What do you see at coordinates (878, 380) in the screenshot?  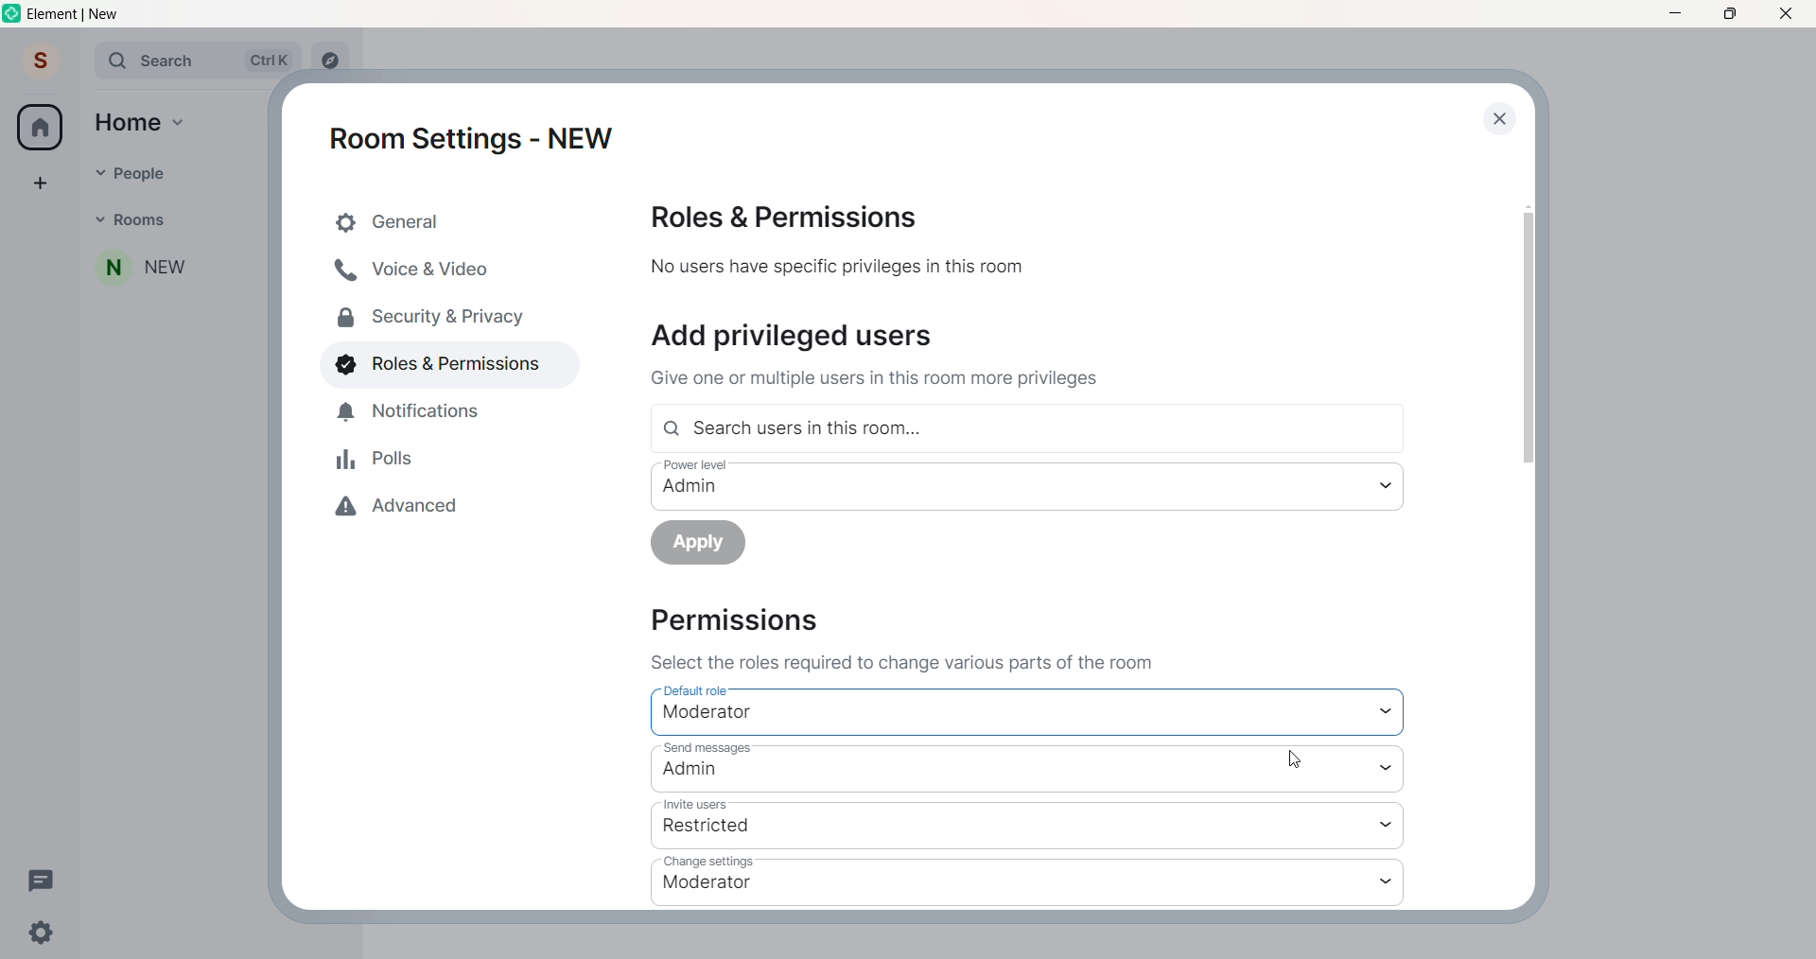 I see `text` at bounding box center [878, 380].